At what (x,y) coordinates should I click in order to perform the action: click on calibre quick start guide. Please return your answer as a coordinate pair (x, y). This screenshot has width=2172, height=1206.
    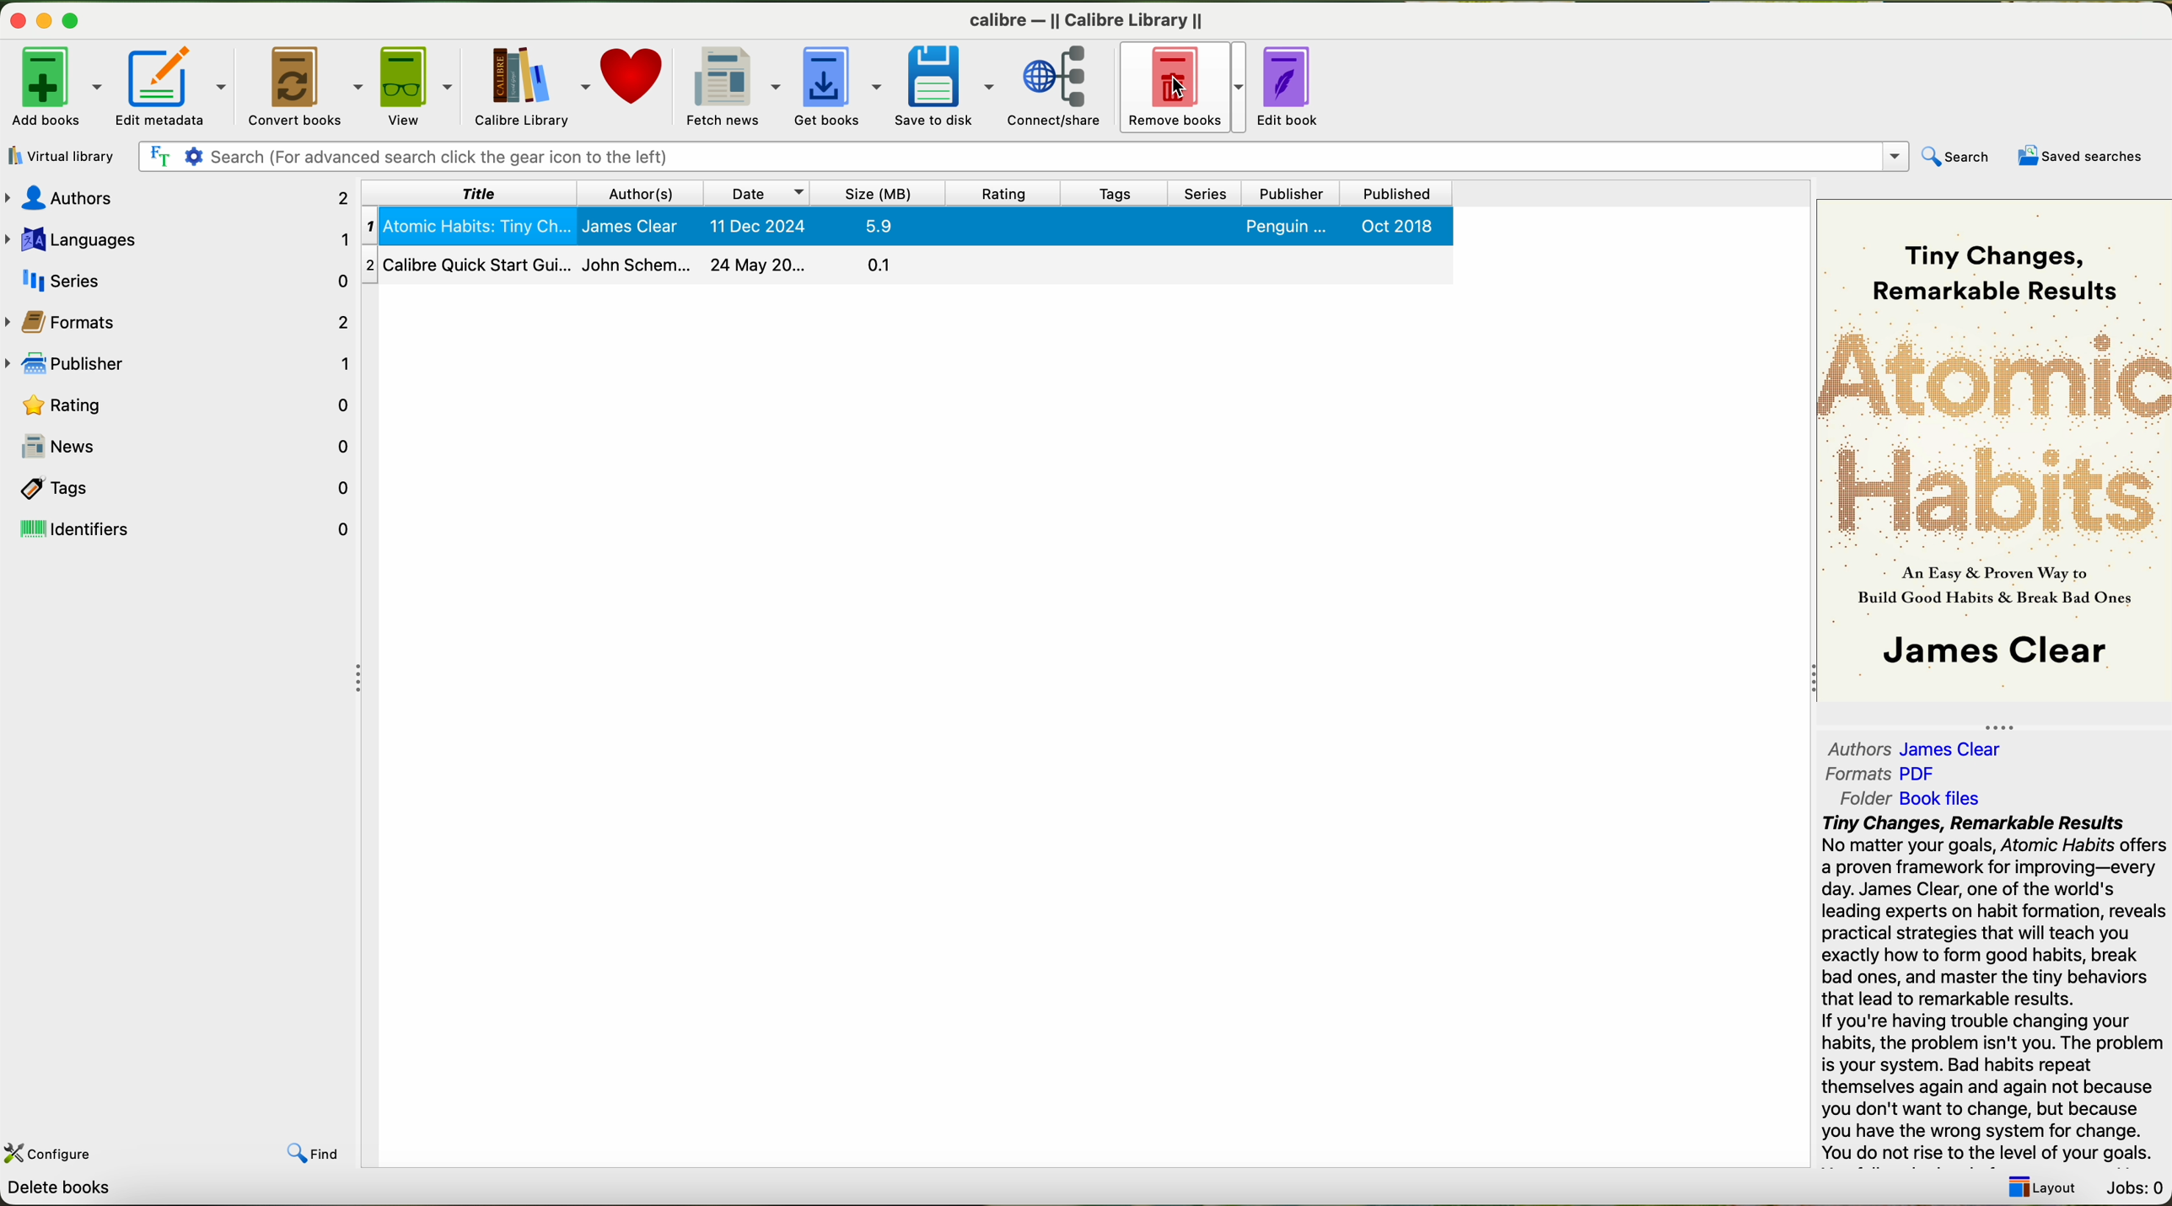
    Looking at the image, I should click on (906, 264).